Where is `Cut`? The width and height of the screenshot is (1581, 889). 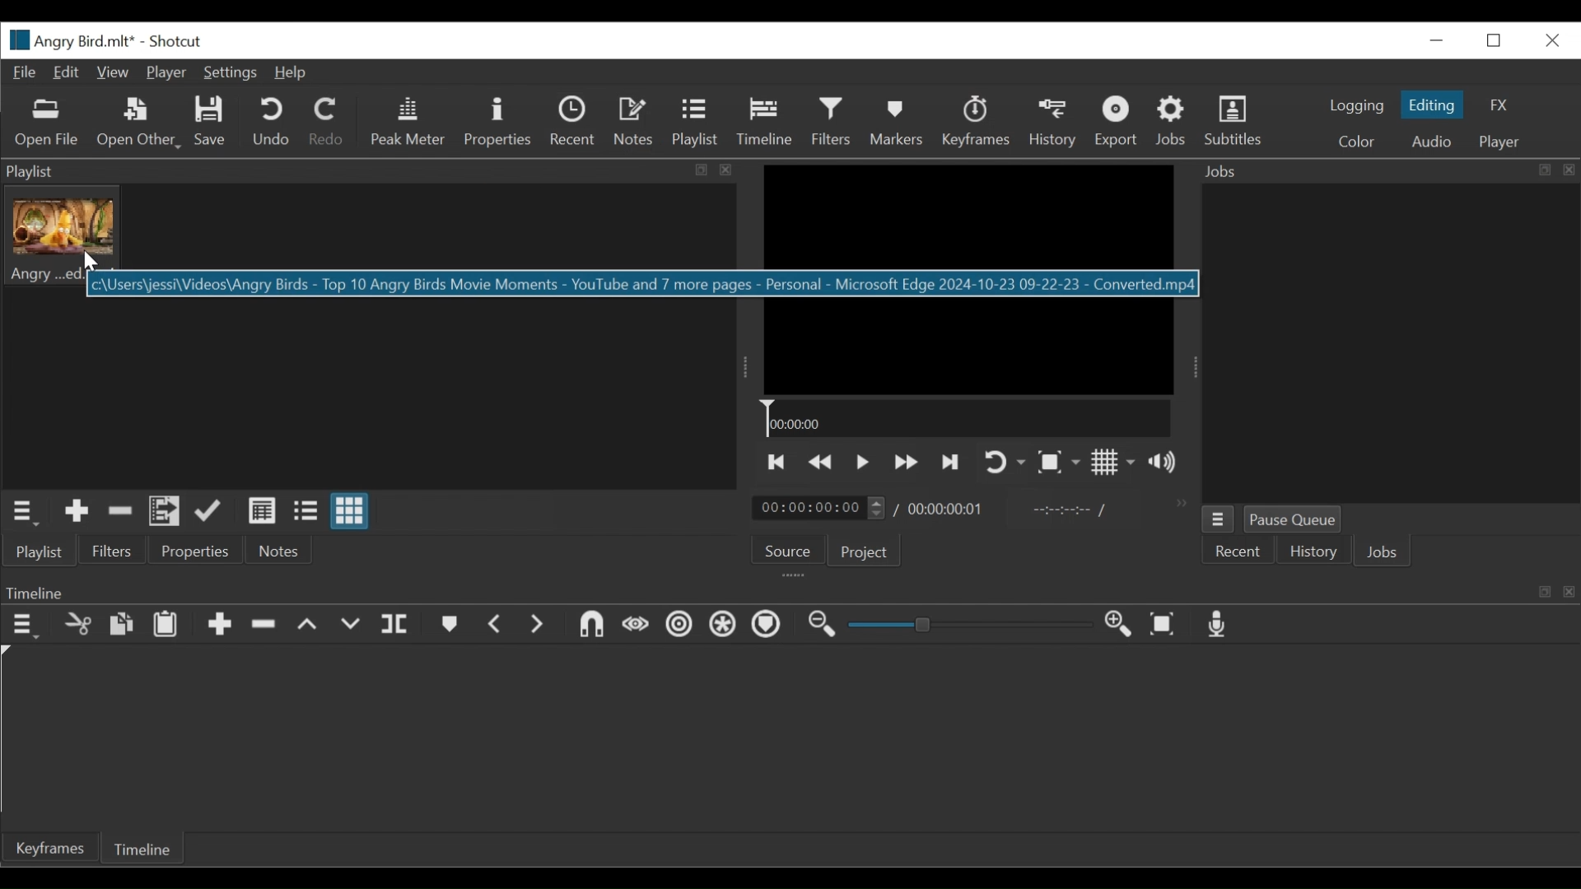 Cut is located at coordinates (76, 624).